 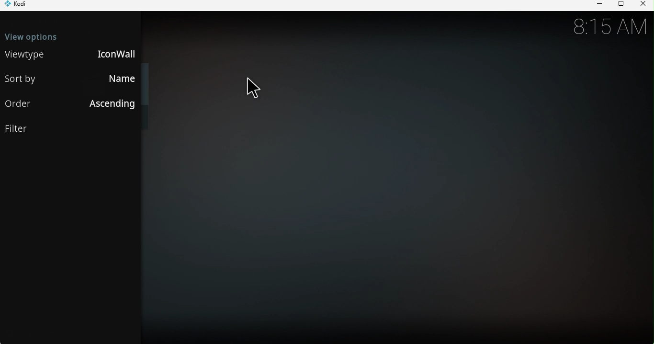 What do you see at coordinates (71, 129) in the screenshot?
I see `Filter` at bounding box center [71, 129].